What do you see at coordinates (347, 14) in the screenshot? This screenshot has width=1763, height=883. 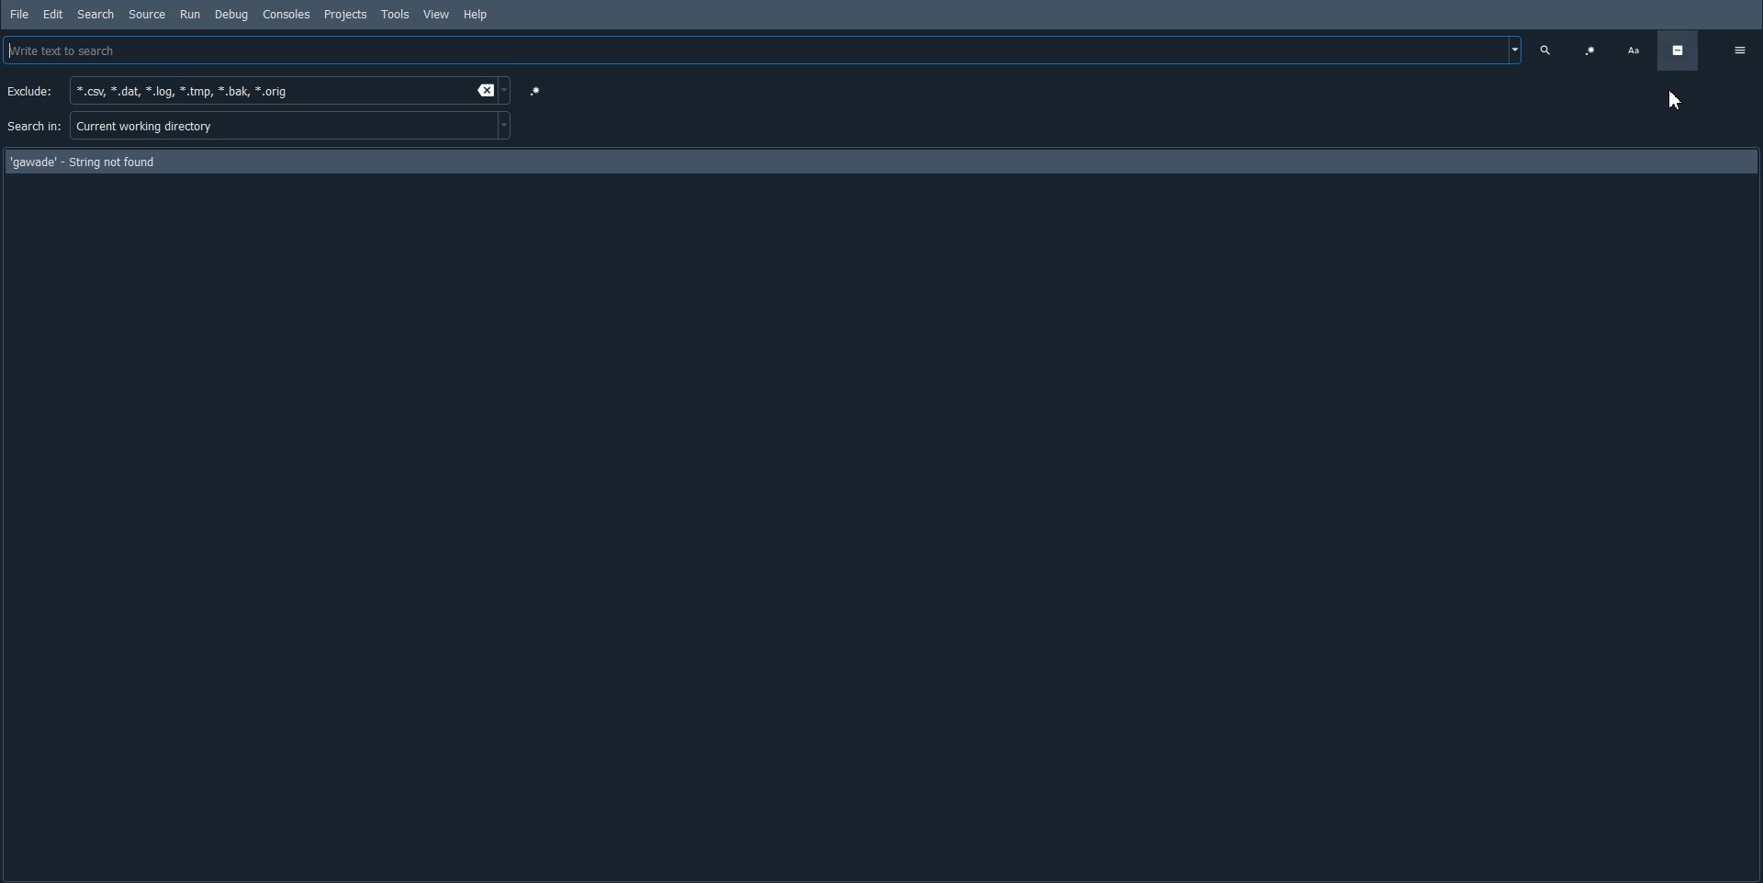 I see `Projects` at bounding box center [347, 14].